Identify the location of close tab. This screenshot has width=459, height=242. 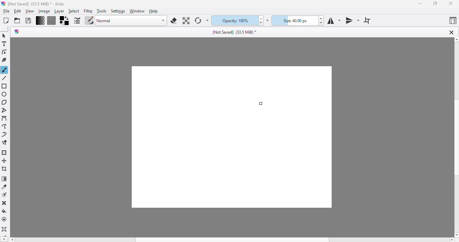
(451, 32).